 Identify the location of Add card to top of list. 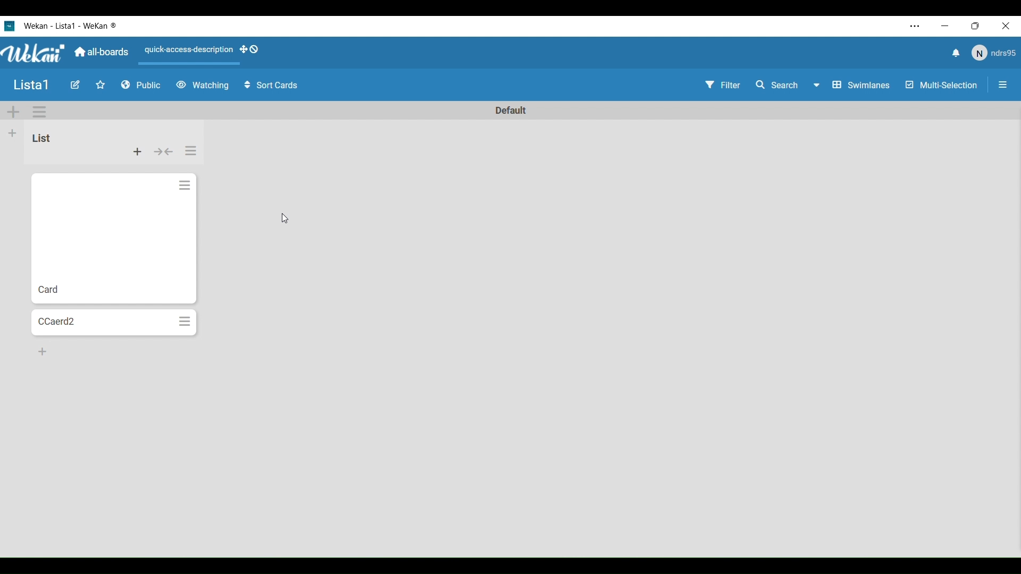
(137, 152).